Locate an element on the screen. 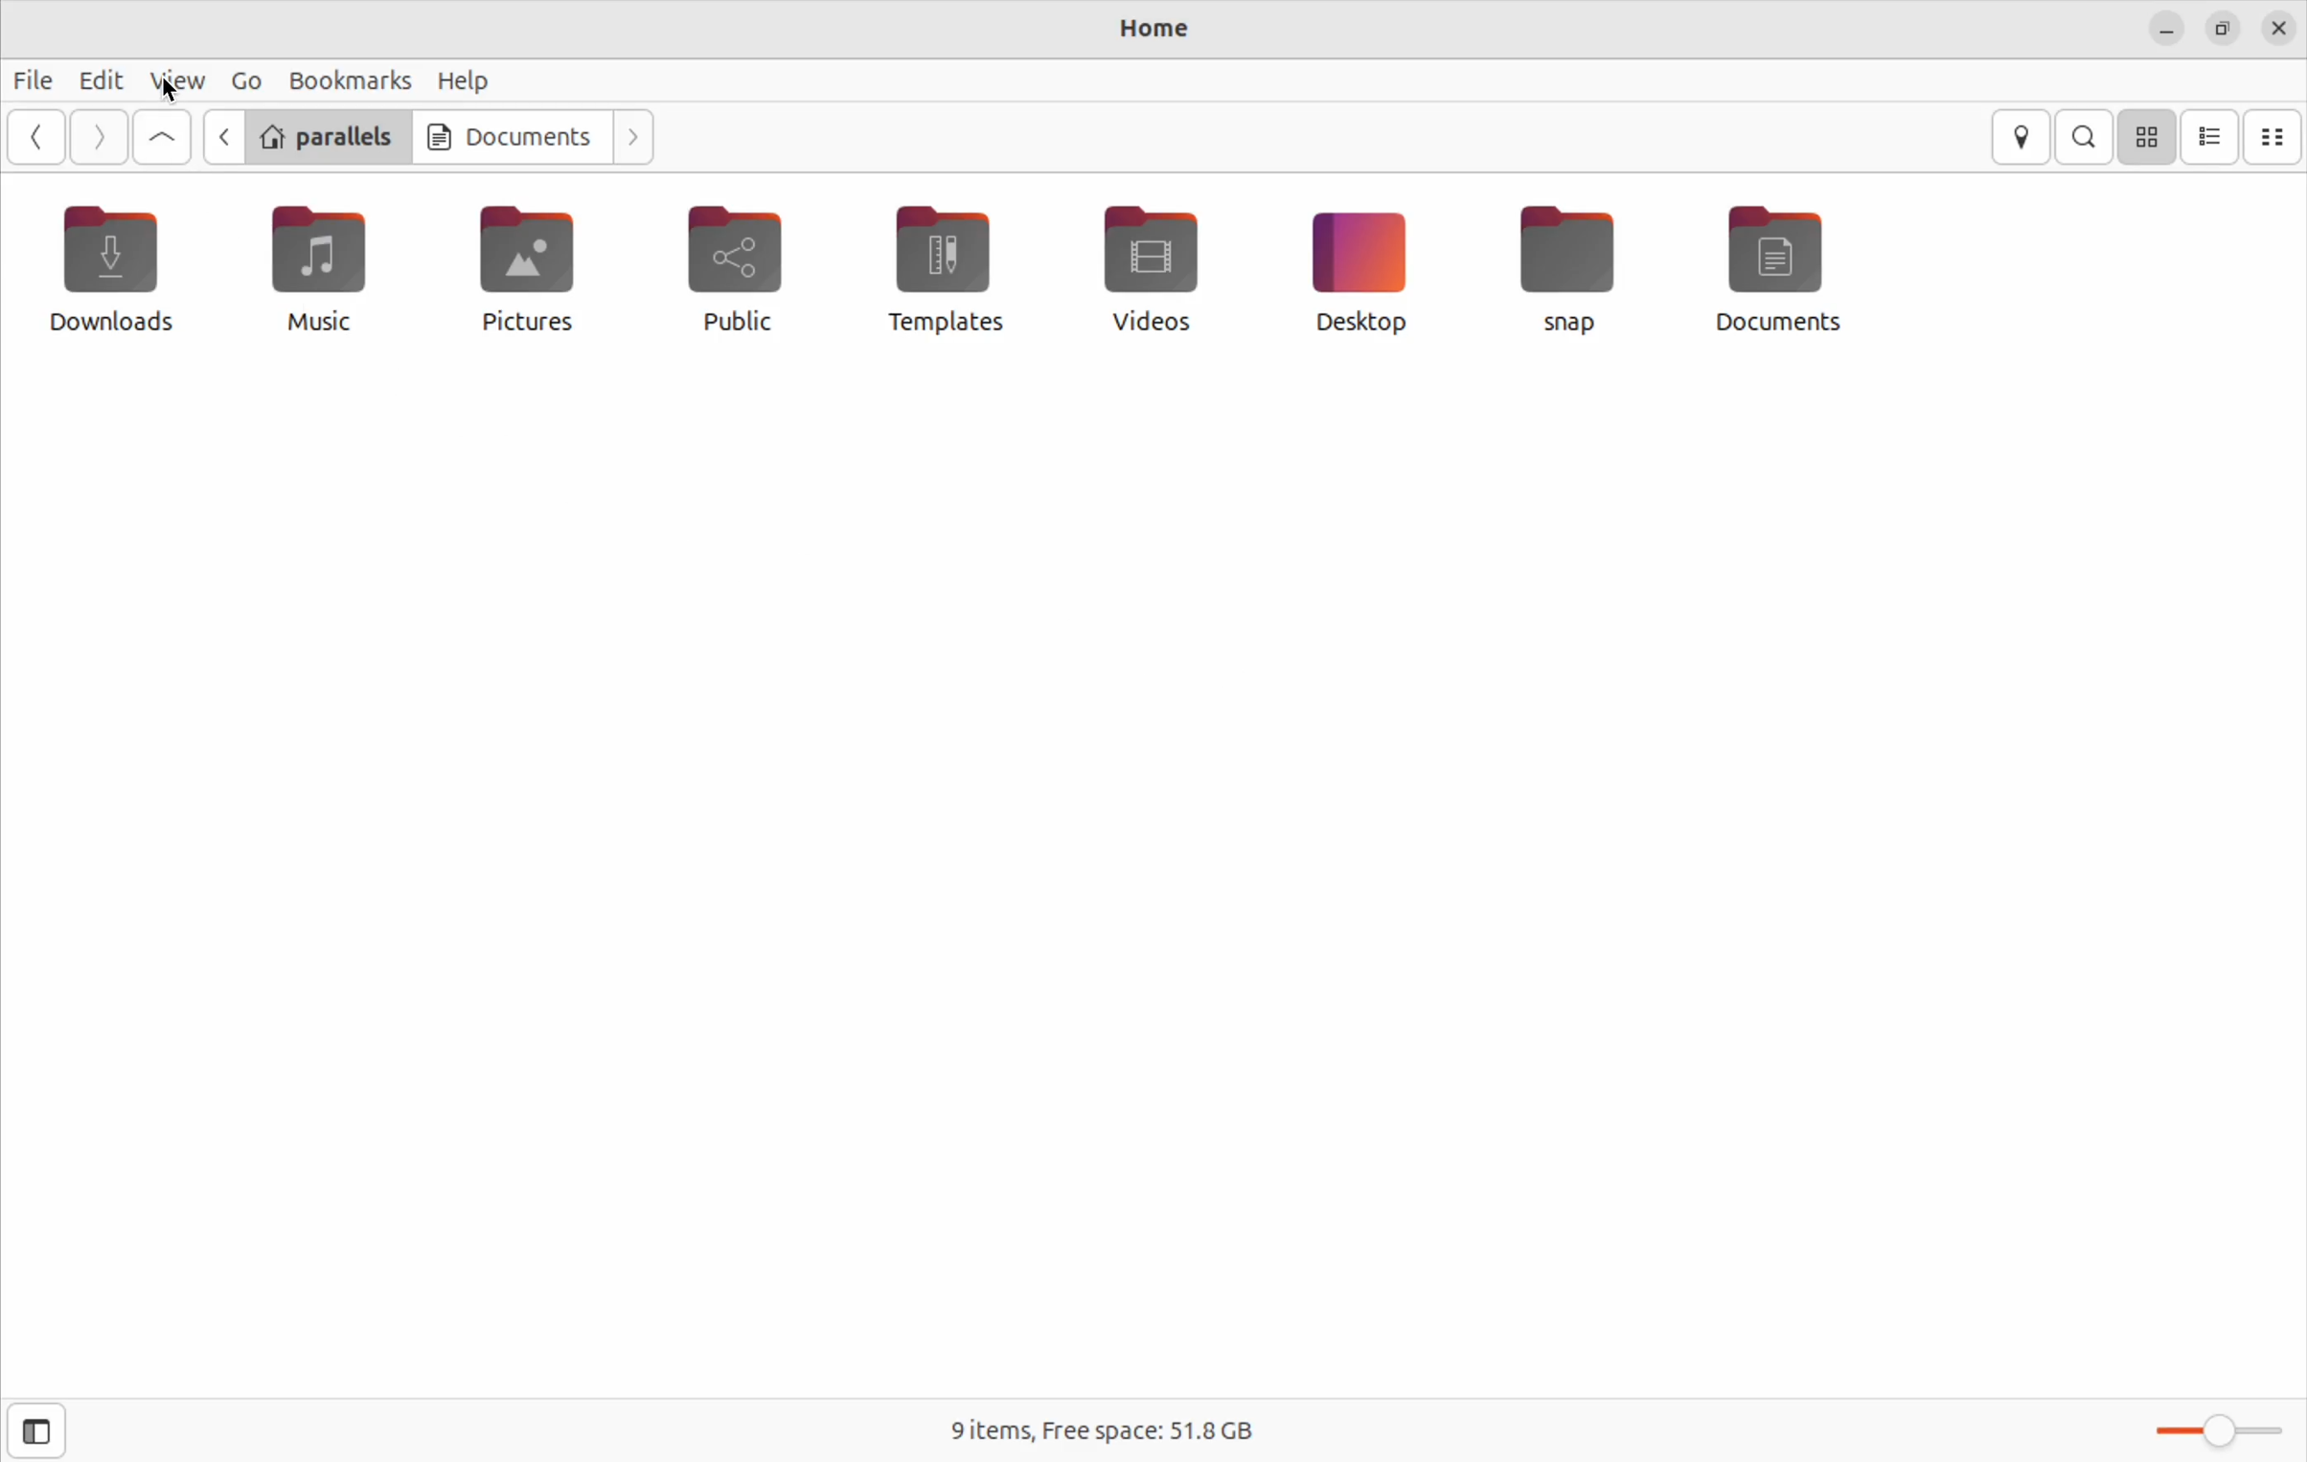 Image resolution: width=2307 pixels, height=1462 pixels. Pictures file is located at coordinates (528, 269).